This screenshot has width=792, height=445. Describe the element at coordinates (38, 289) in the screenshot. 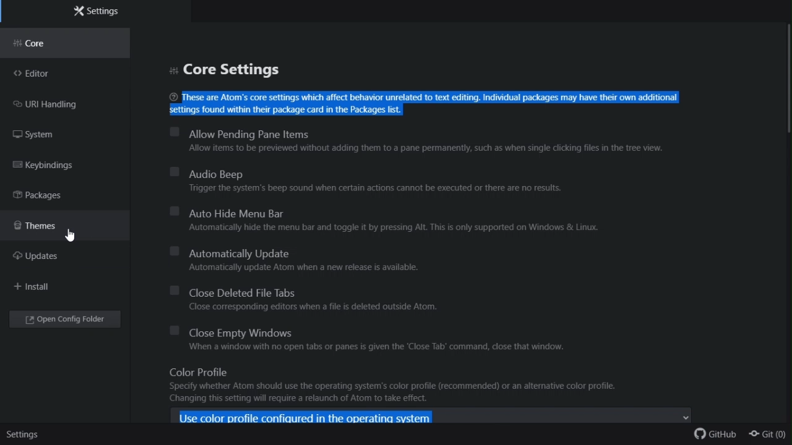

I see `Install` at that location.